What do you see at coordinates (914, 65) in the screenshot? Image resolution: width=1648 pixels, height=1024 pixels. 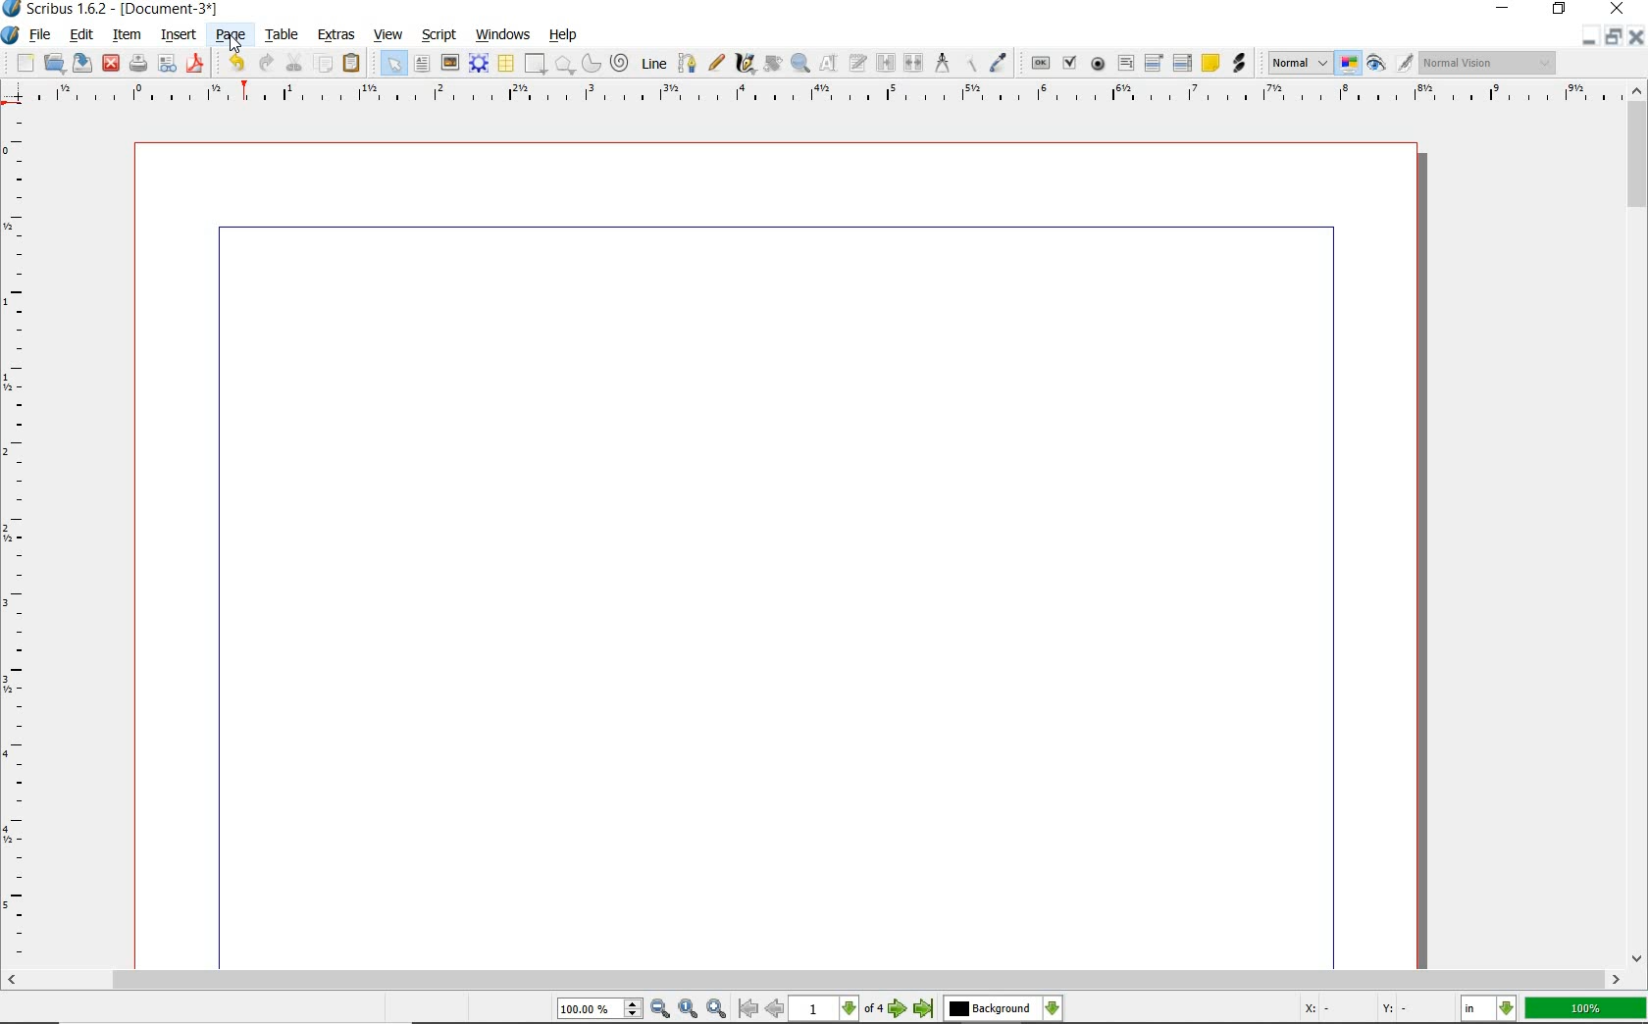 I see `unlink text frames` at bounding box center [914, 65].